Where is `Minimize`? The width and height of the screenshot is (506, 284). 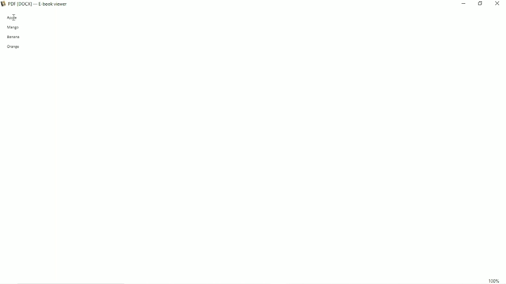
Minimize is located at coordinates (464, 4).